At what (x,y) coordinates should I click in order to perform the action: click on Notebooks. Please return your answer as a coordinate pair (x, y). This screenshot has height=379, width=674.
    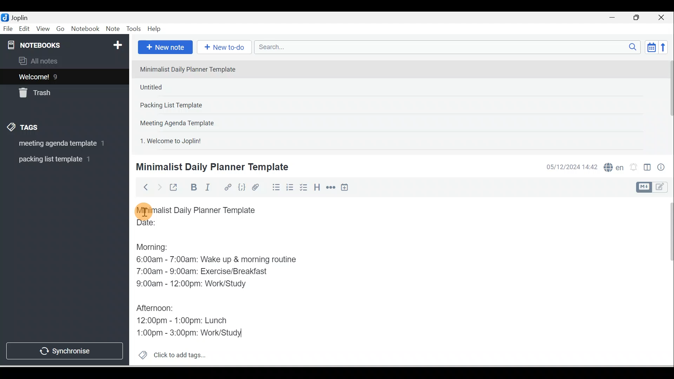
    Looking at the image, I should click on (66, 44).